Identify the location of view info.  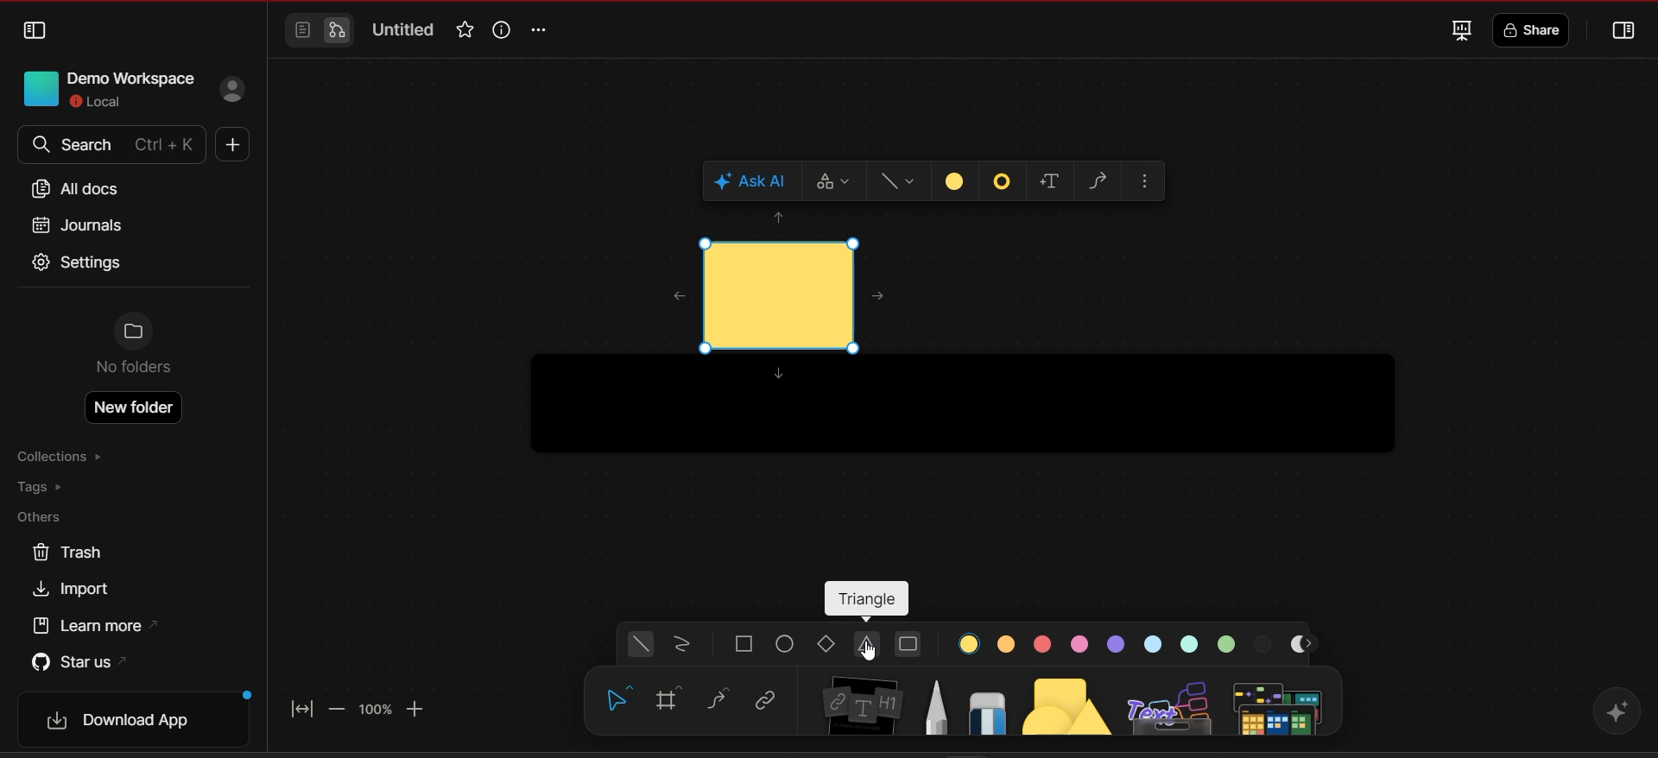
(499, 29).